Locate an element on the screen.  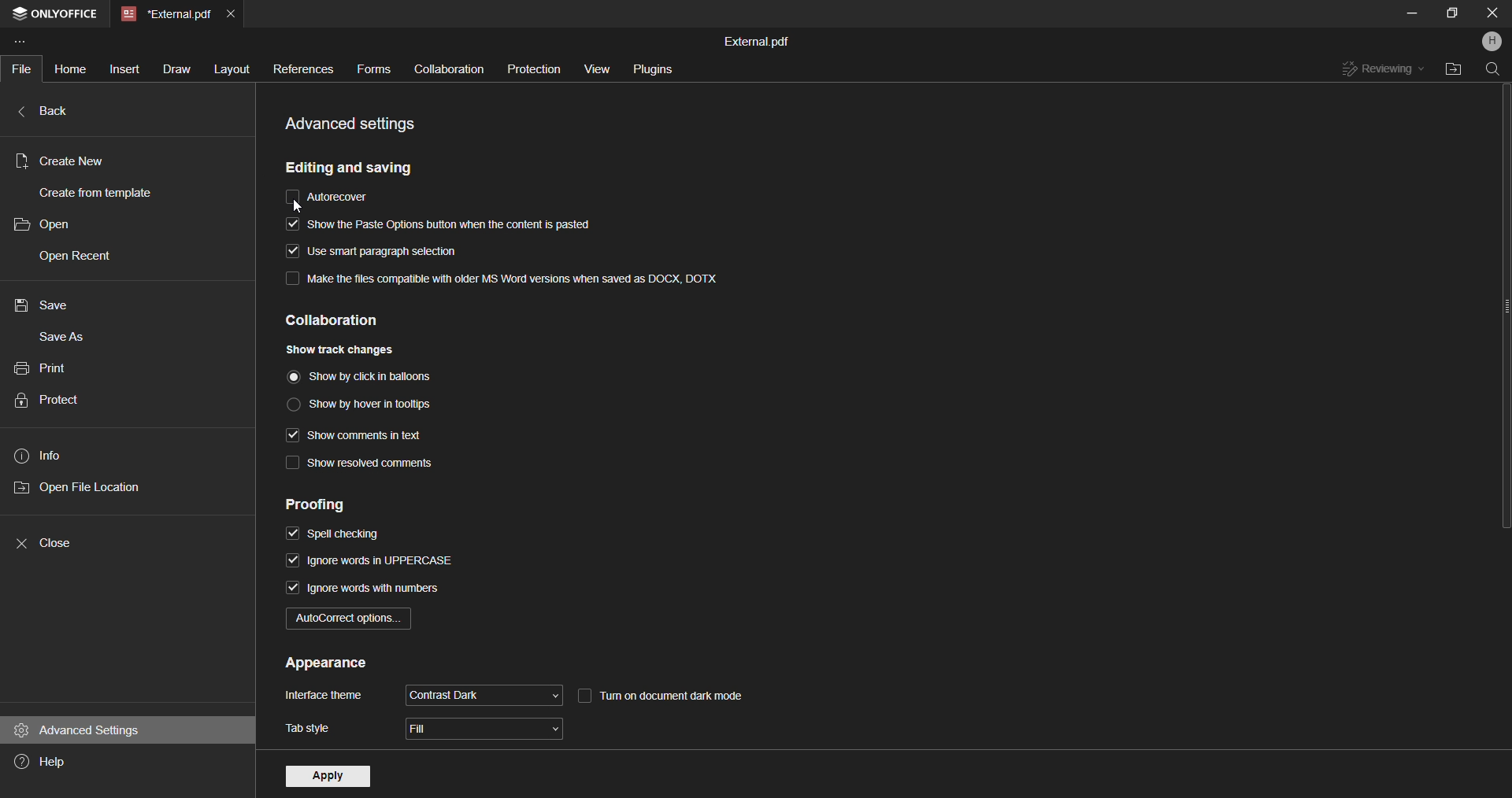
appearance is located at coordinates (326, 664).